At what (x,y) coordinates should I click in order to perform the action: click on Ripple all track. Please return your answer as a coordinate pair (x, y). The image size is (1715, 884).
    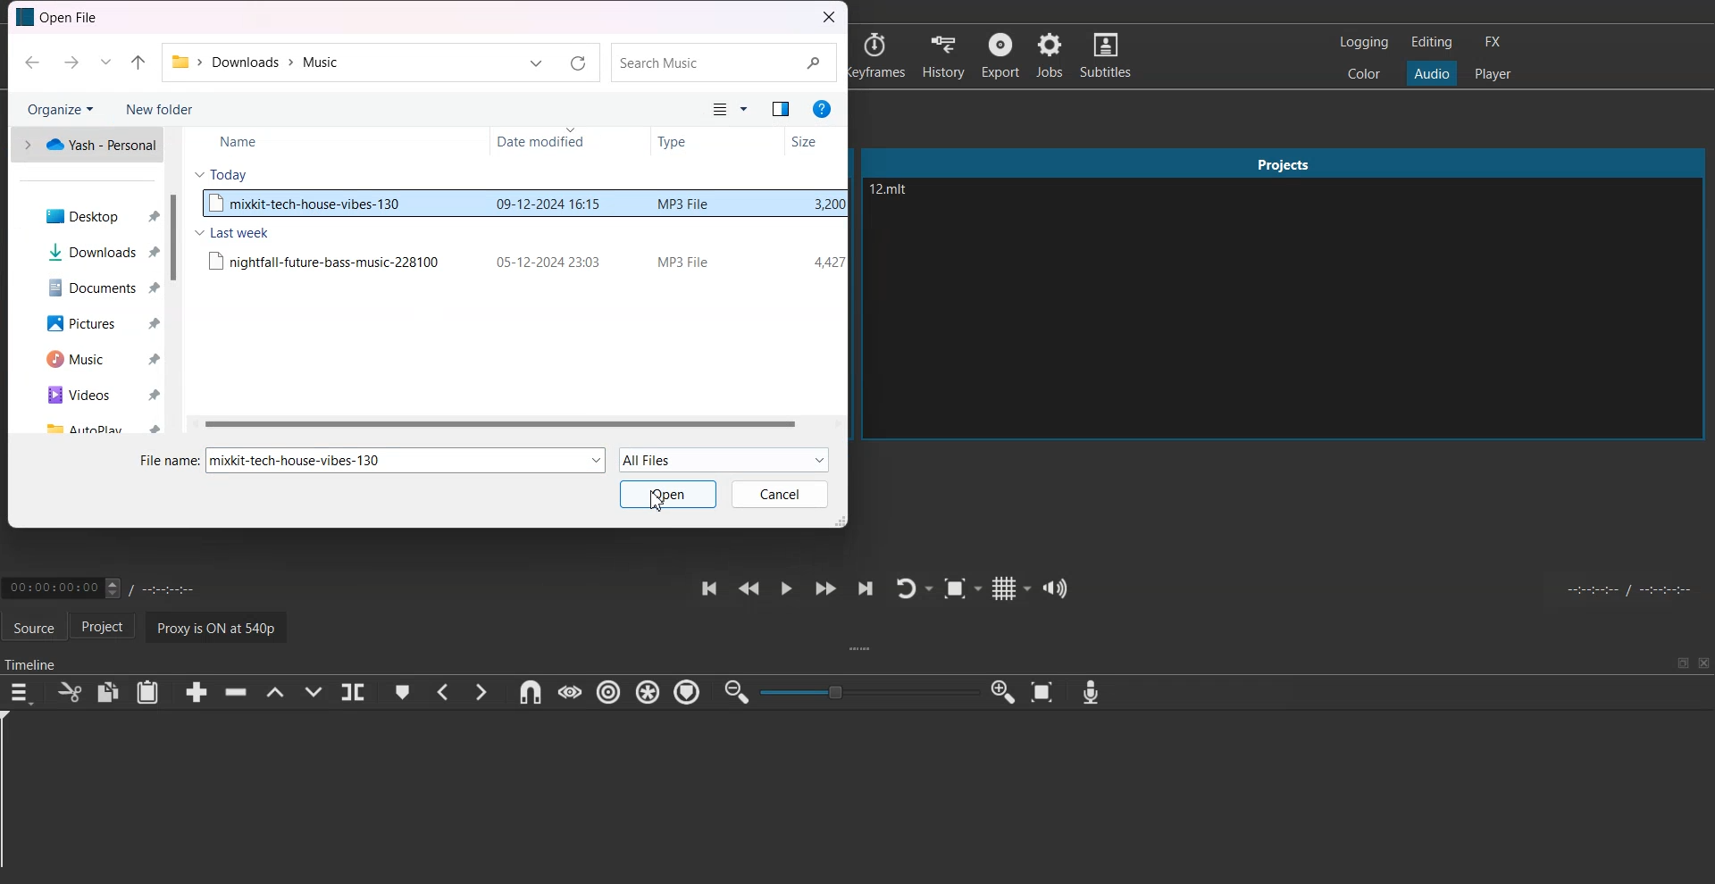
    Looking at the image, I should click on (647, 691).